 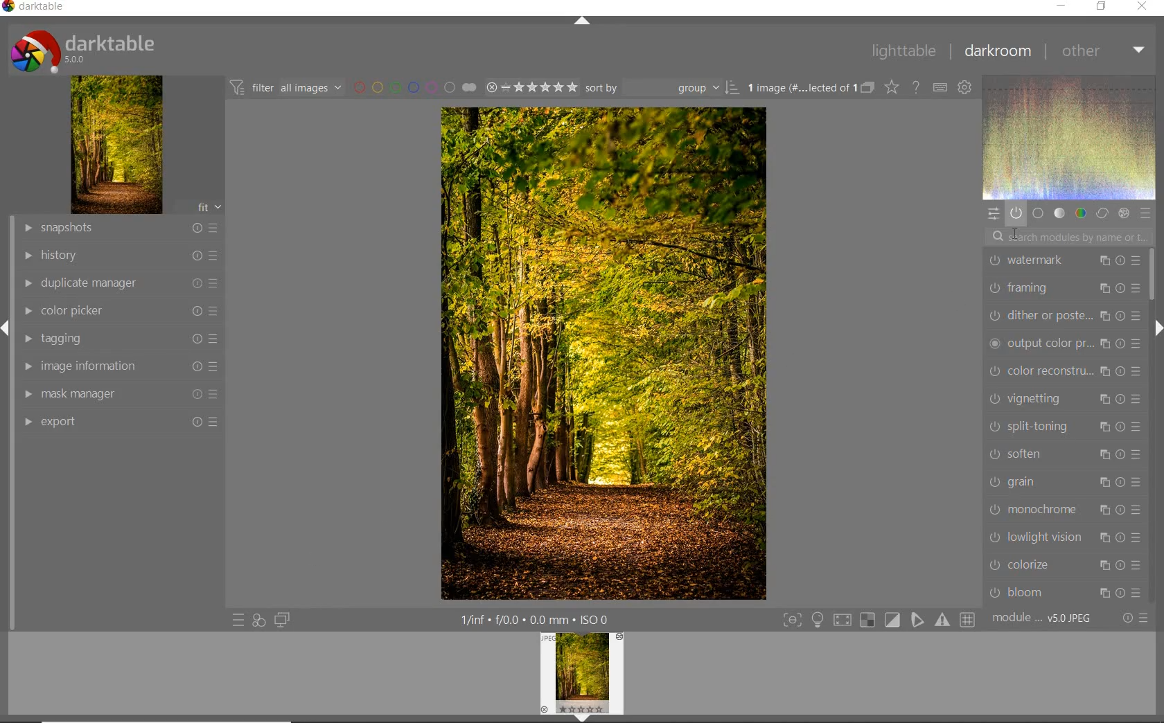 What do you see at coordinates (279, 620) in the screenshot?
I see `display a second darkroom image window` at bounding box center [279, 620].